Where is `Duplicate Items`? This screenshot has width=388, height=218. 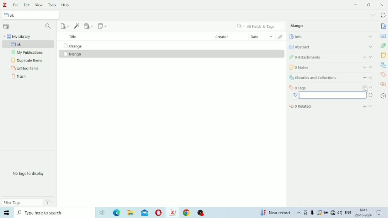 Duplicate Items is located at coordinates (27, 60).